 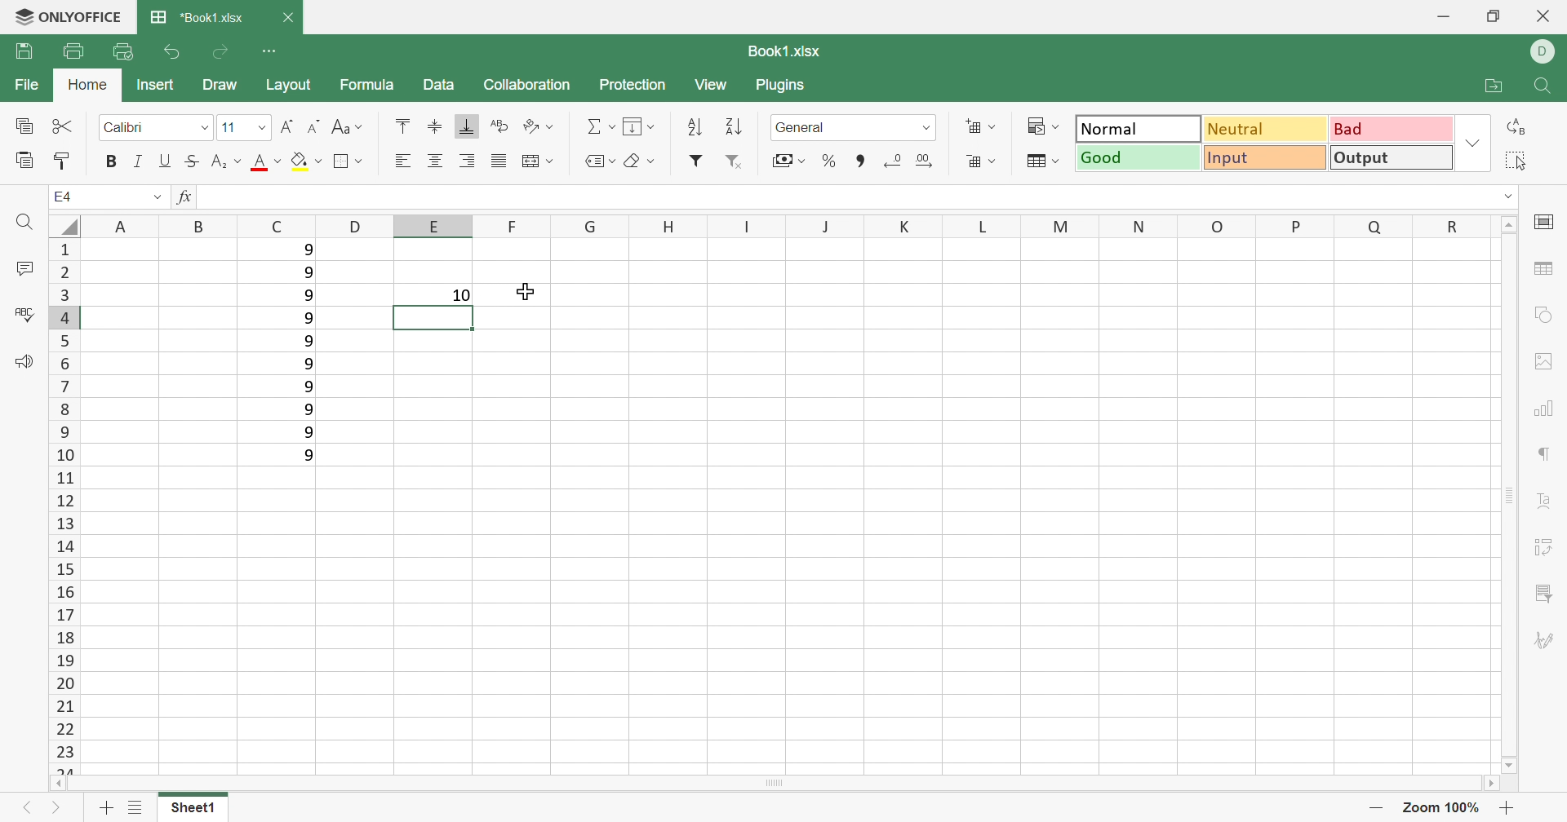 What do you see at coordinates (193, 18) in the screenshot?
I see `*Book1.xlsx` at bounding box center [193, 18].